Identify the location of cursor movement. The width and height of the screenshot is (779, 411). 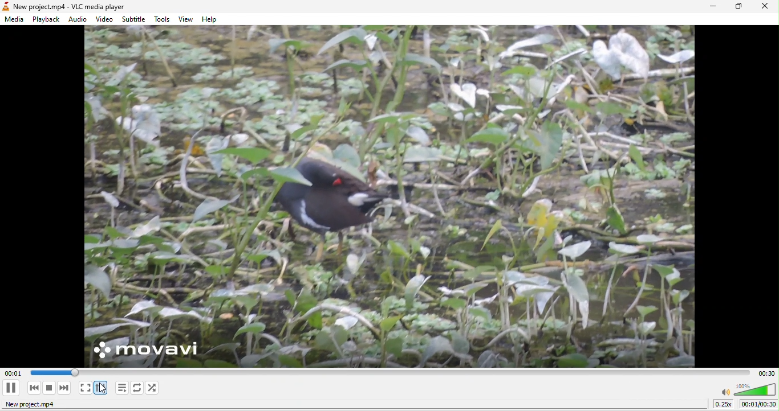
(106, 388).